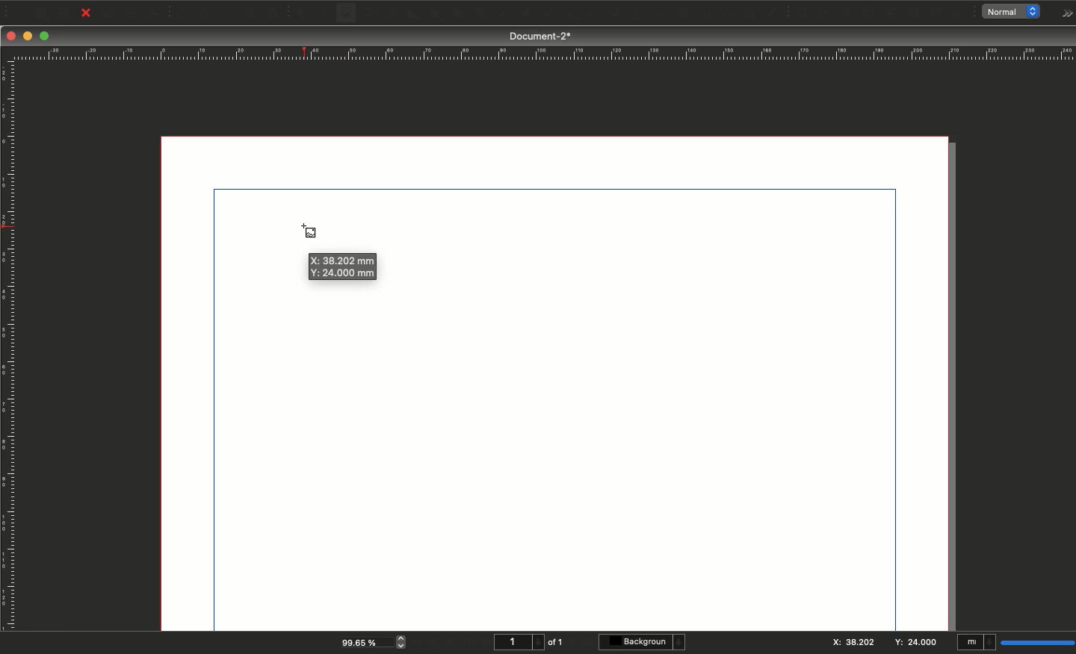  I want to click on PDF combo box, so click(889, 13).